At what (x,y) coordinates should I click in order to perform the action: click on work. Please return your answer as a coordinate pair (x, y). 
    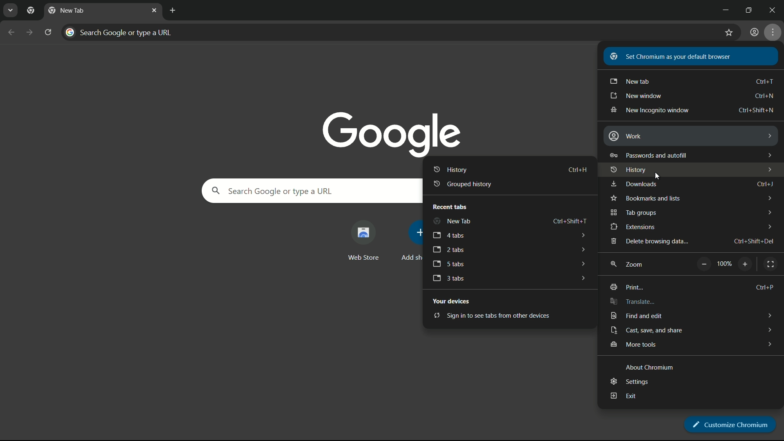
    Looking at the image, I should click on (625, 136).